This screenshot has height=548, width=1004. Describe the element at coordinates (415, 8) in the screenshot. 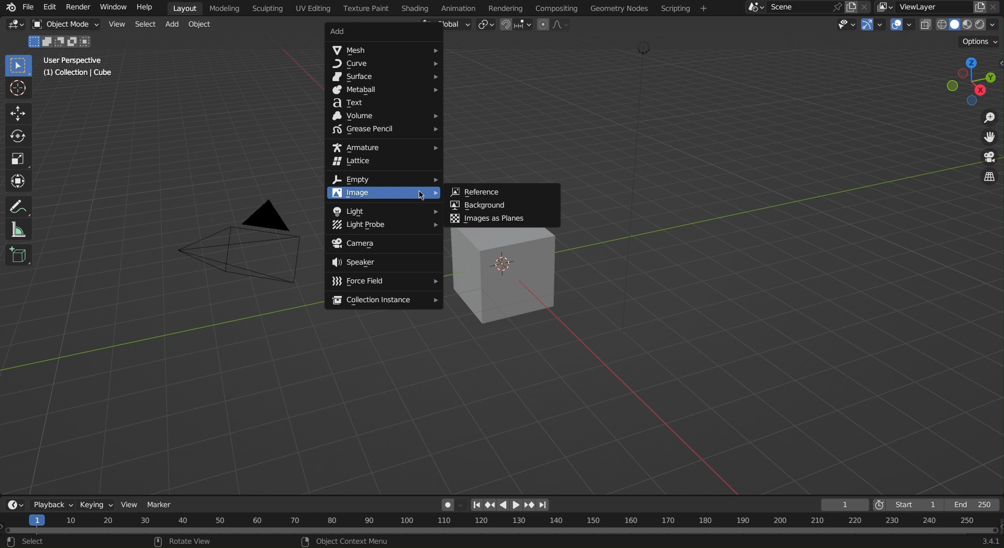

I see `Shading` at that location.